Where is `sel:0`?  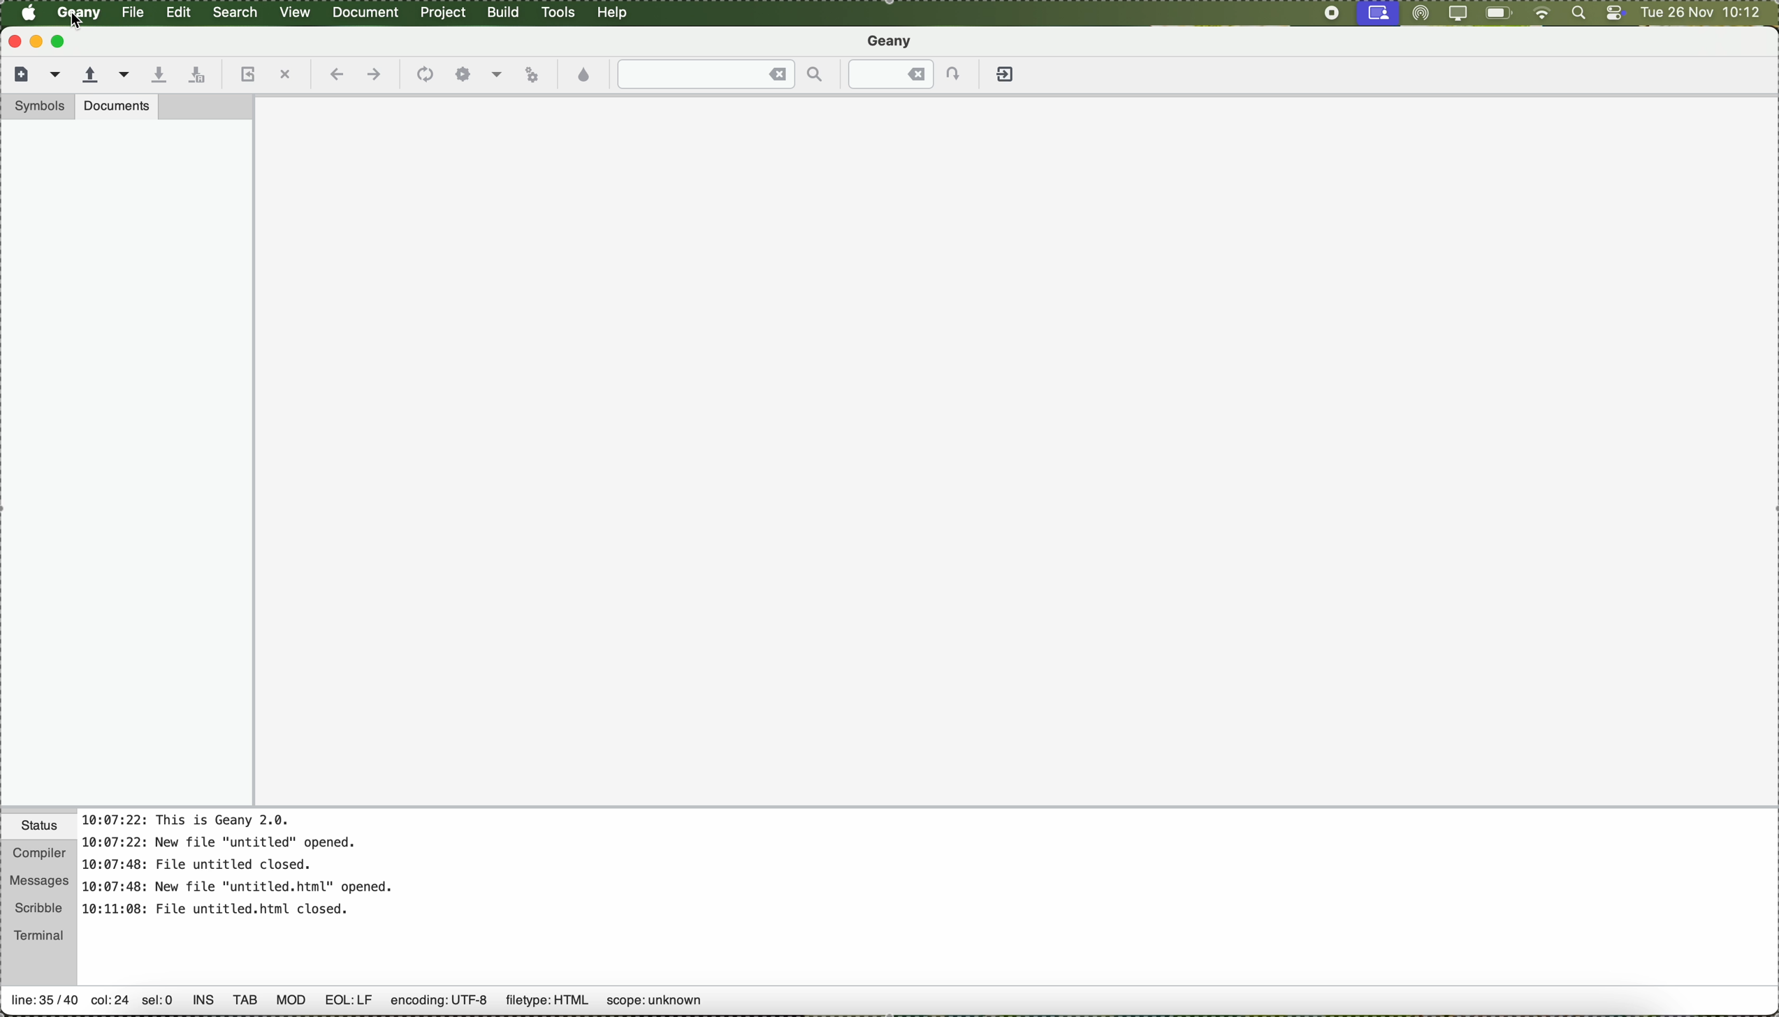
sel:0 is located at coordinates (159, 1003).